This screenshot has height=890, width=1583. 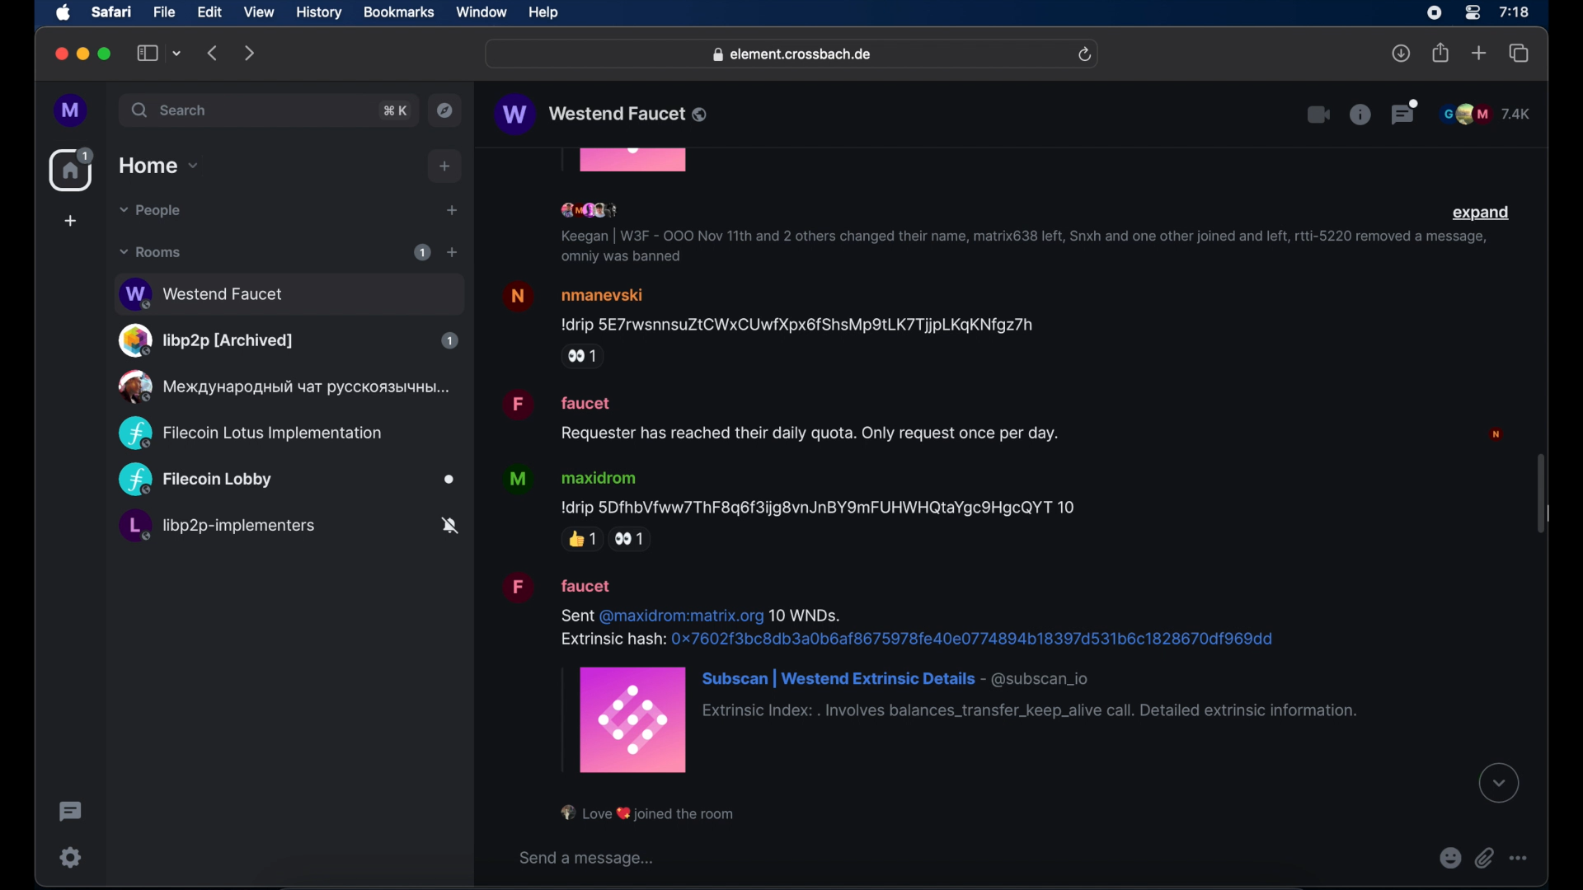 I want to click on share, so click(x=1441, y=53).